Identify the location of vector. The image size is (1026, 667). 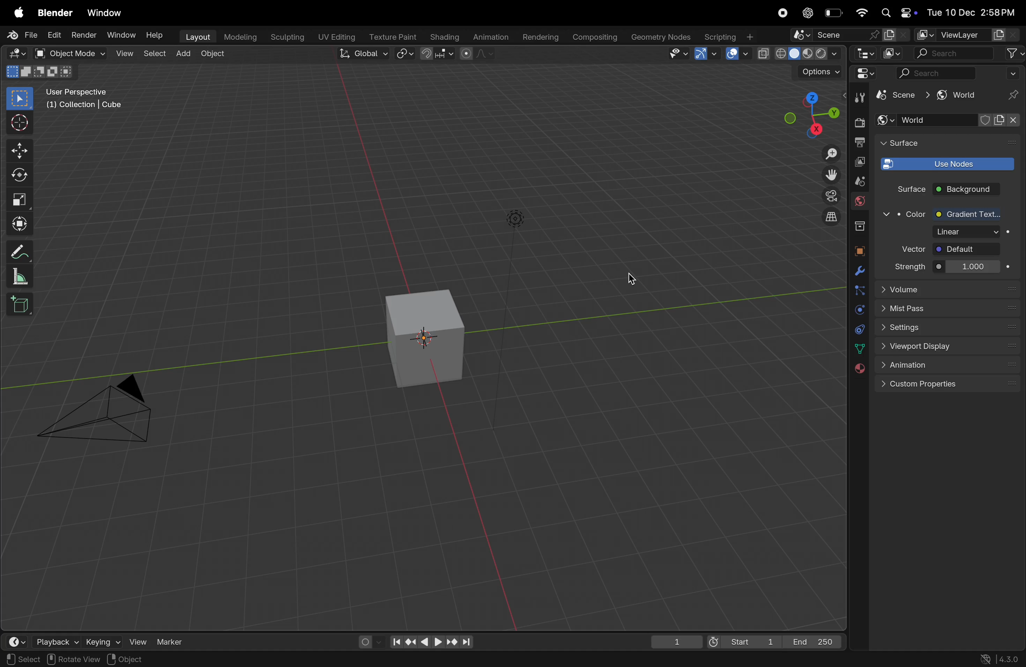
(912, 249).